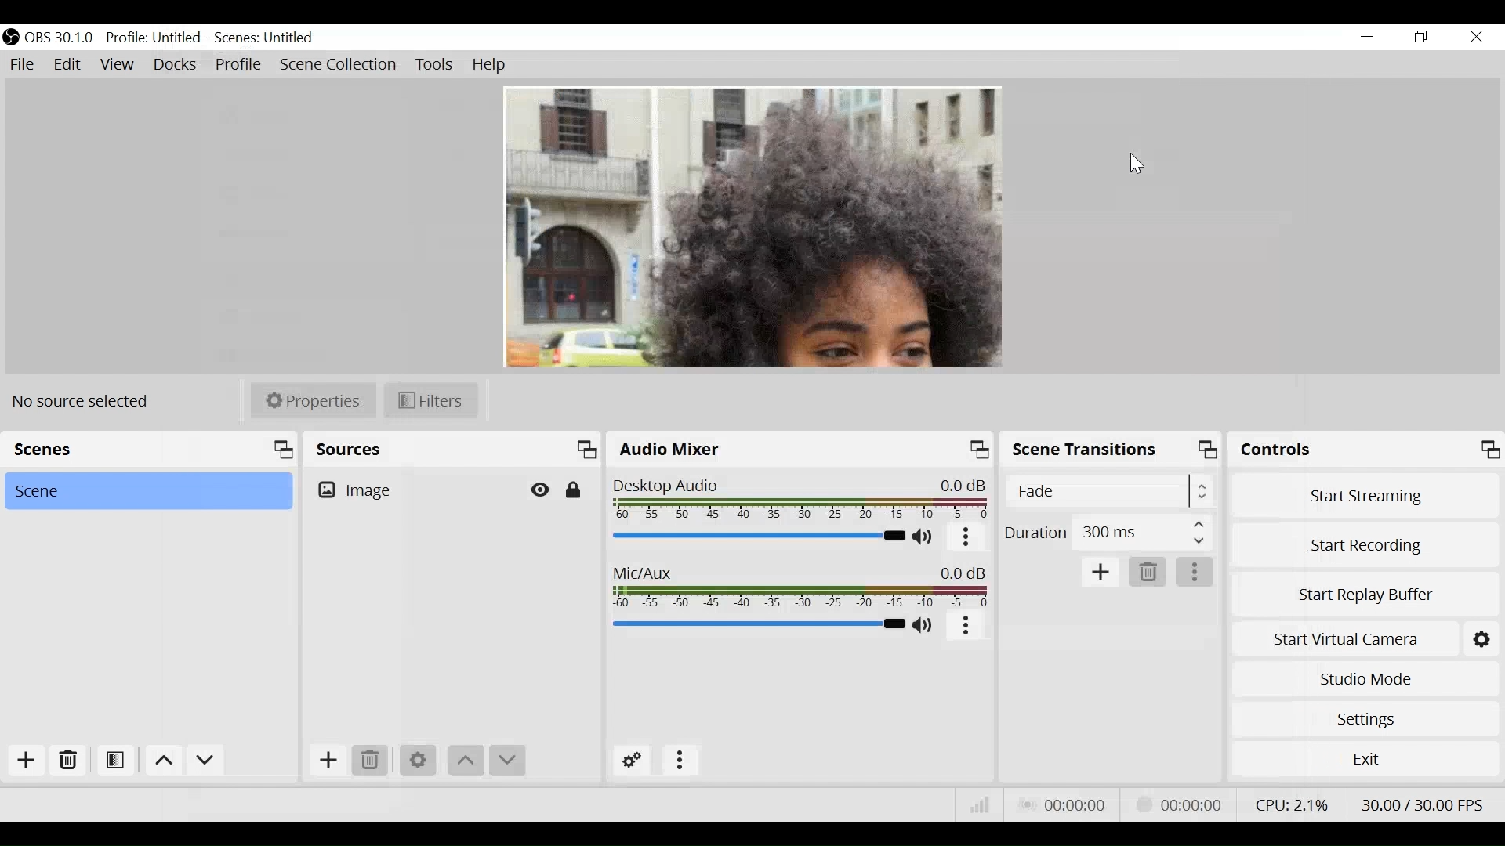  What do you see at coordinates (68, 65) in the screenshot?
I see `Edit` at bounding box center [68, 65].